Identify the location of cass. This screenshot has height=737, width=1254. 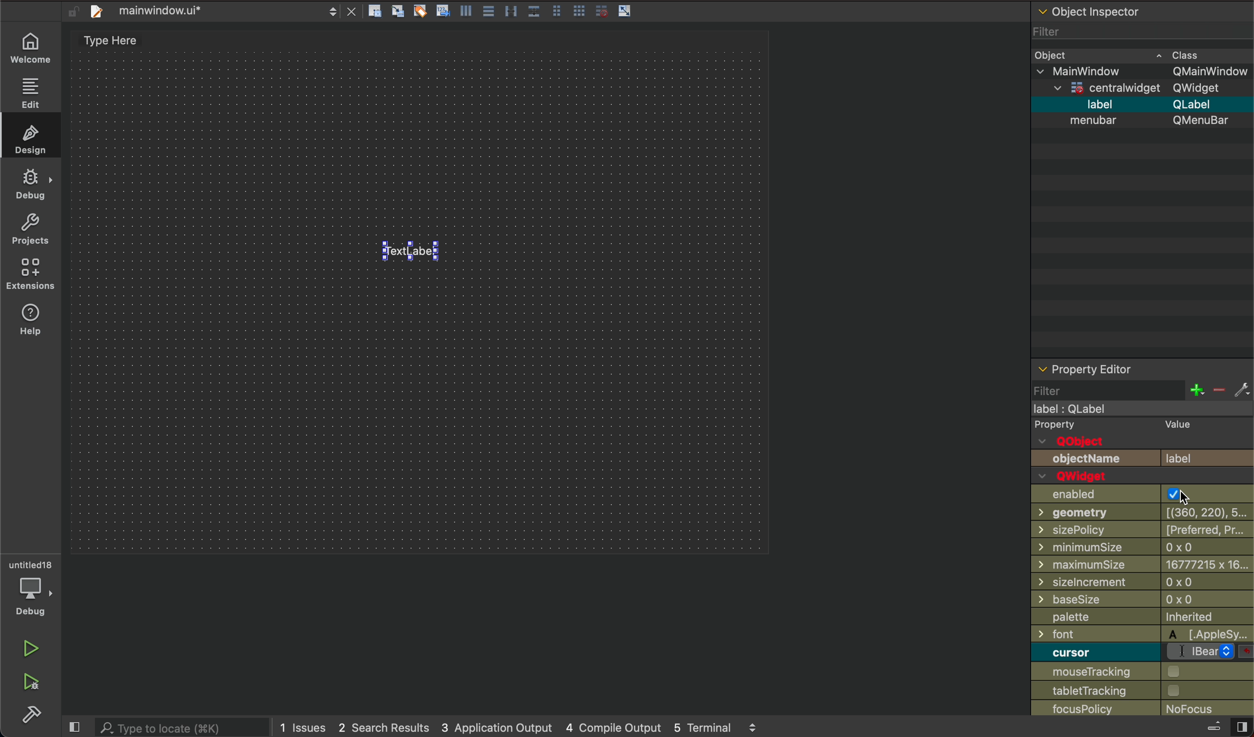
(1193, 52).